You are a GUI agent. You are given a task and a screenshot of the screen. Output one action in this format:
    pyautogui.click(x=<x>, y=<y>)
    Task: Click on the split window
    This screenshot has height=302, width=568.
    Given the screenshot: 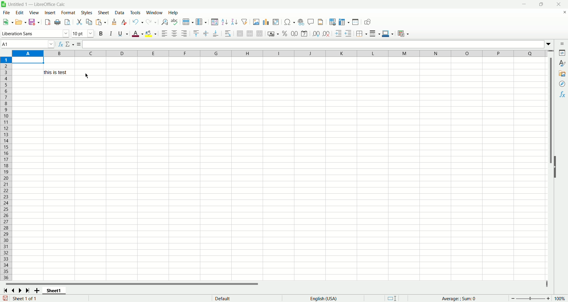 What is the action you would take?
    pyautogui.click(x=355, y=22)
    